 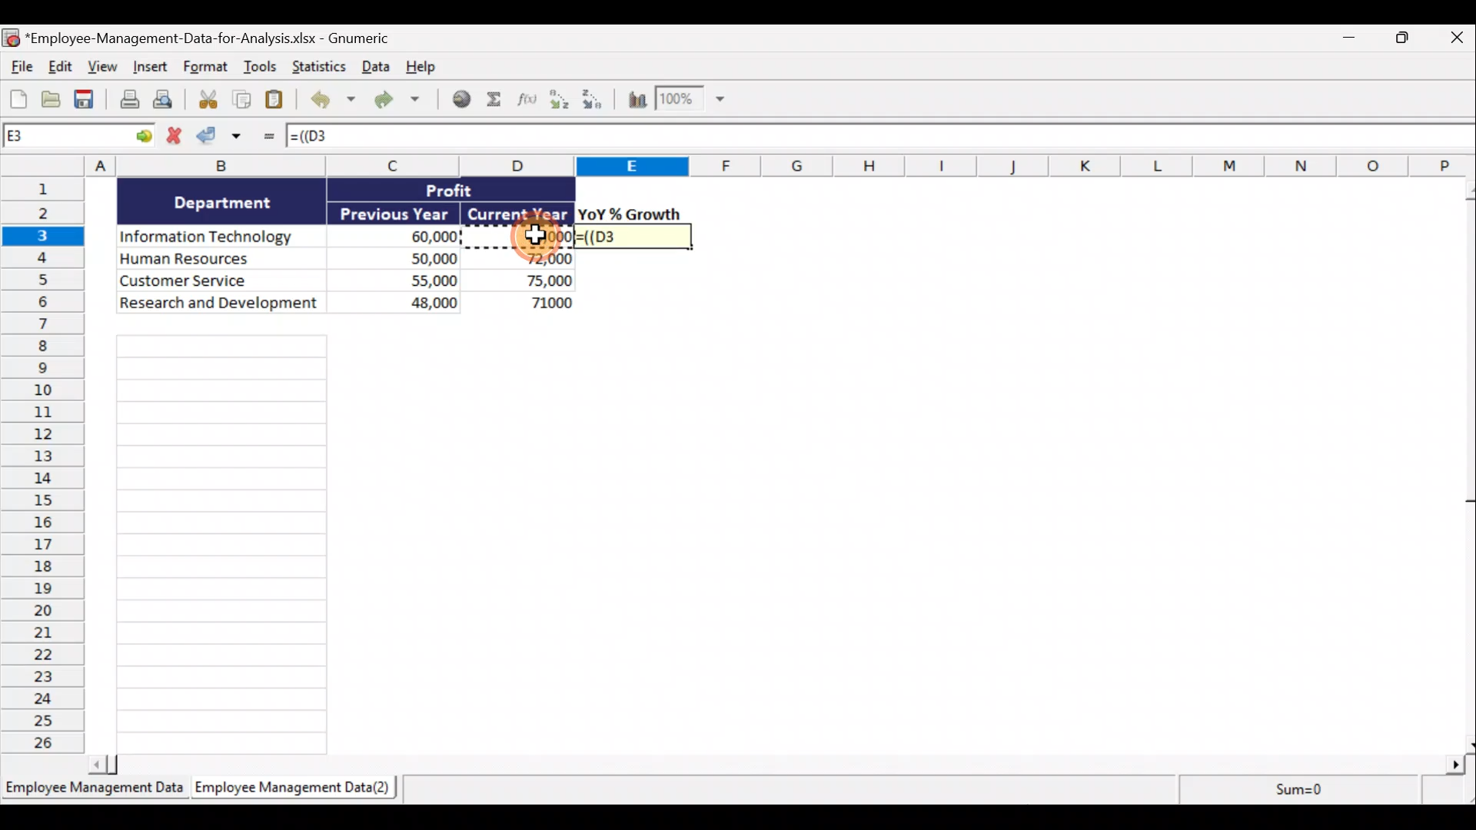 What do you see at coordinates (330, 101) in the screenshot?
I see `Undo last action` at bounding box center [330, 101].